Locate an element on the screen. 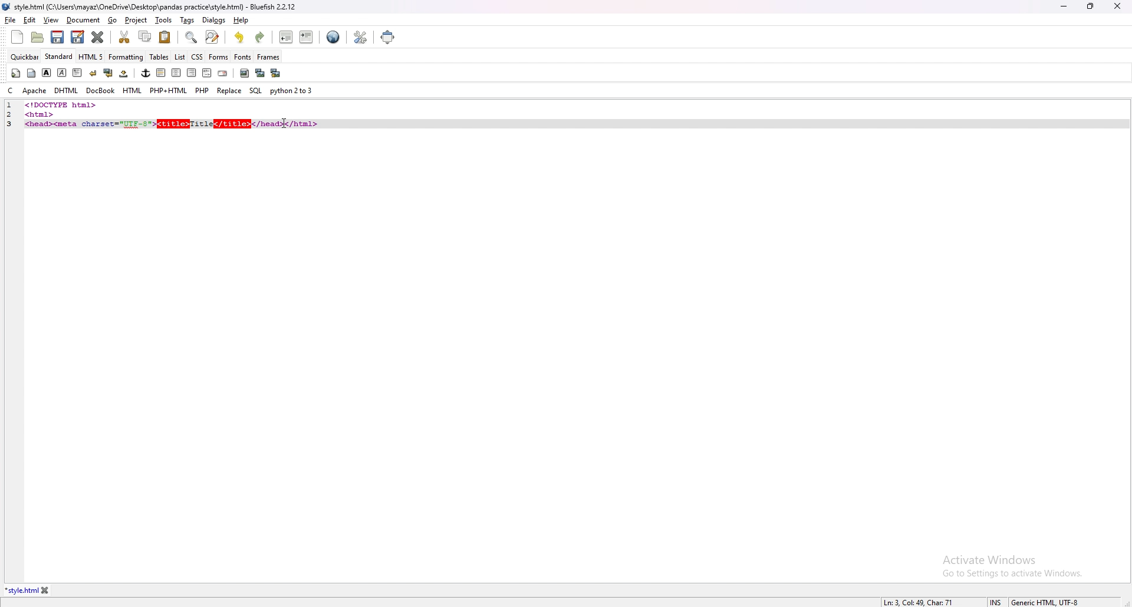 Image resolution: width=1132 pixels, height=607 pixels. close current tab is located at coordinates (98, 37).